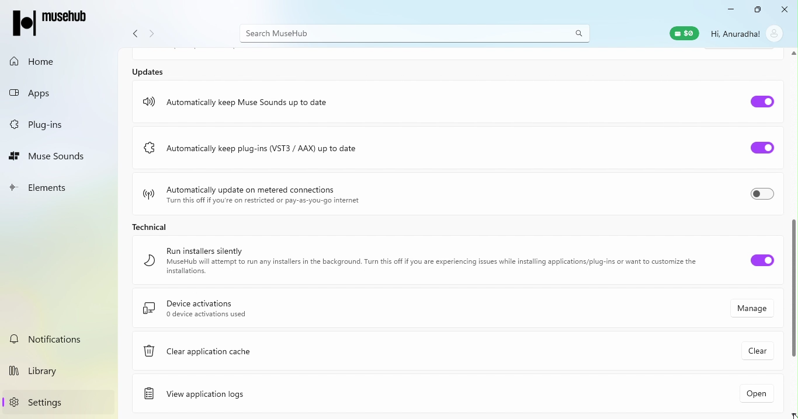 This screenshot has width=798, height=419. I want to click on Notifications, so click(61, 338).